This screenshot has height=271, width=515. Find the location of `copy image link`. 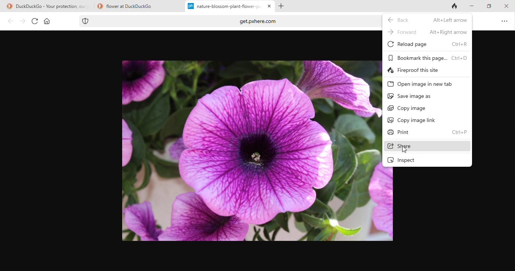

copy image link is located at coordinates (414, 120).